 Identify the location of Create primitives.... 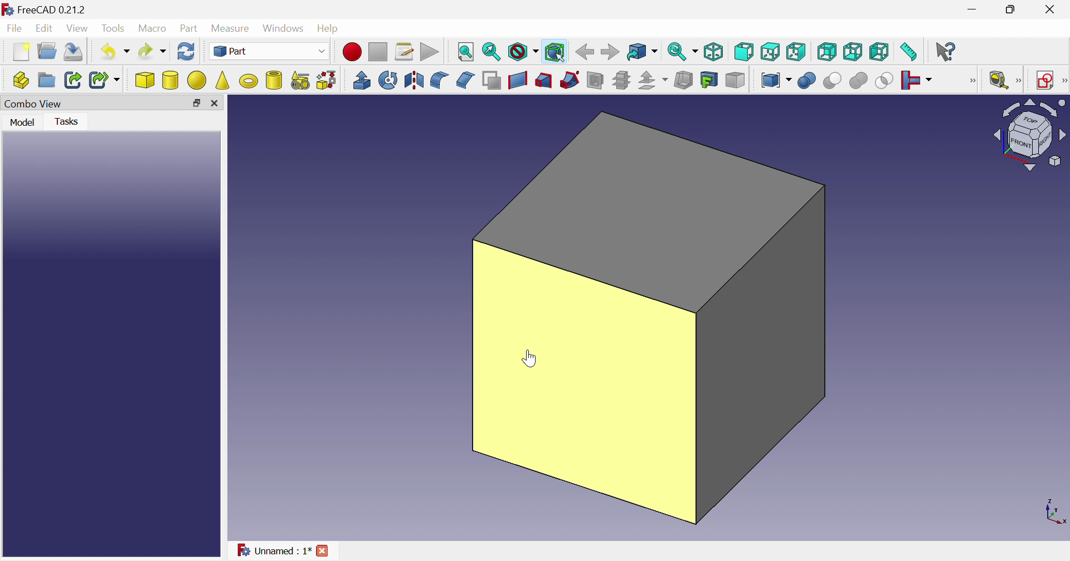
(300, 81).